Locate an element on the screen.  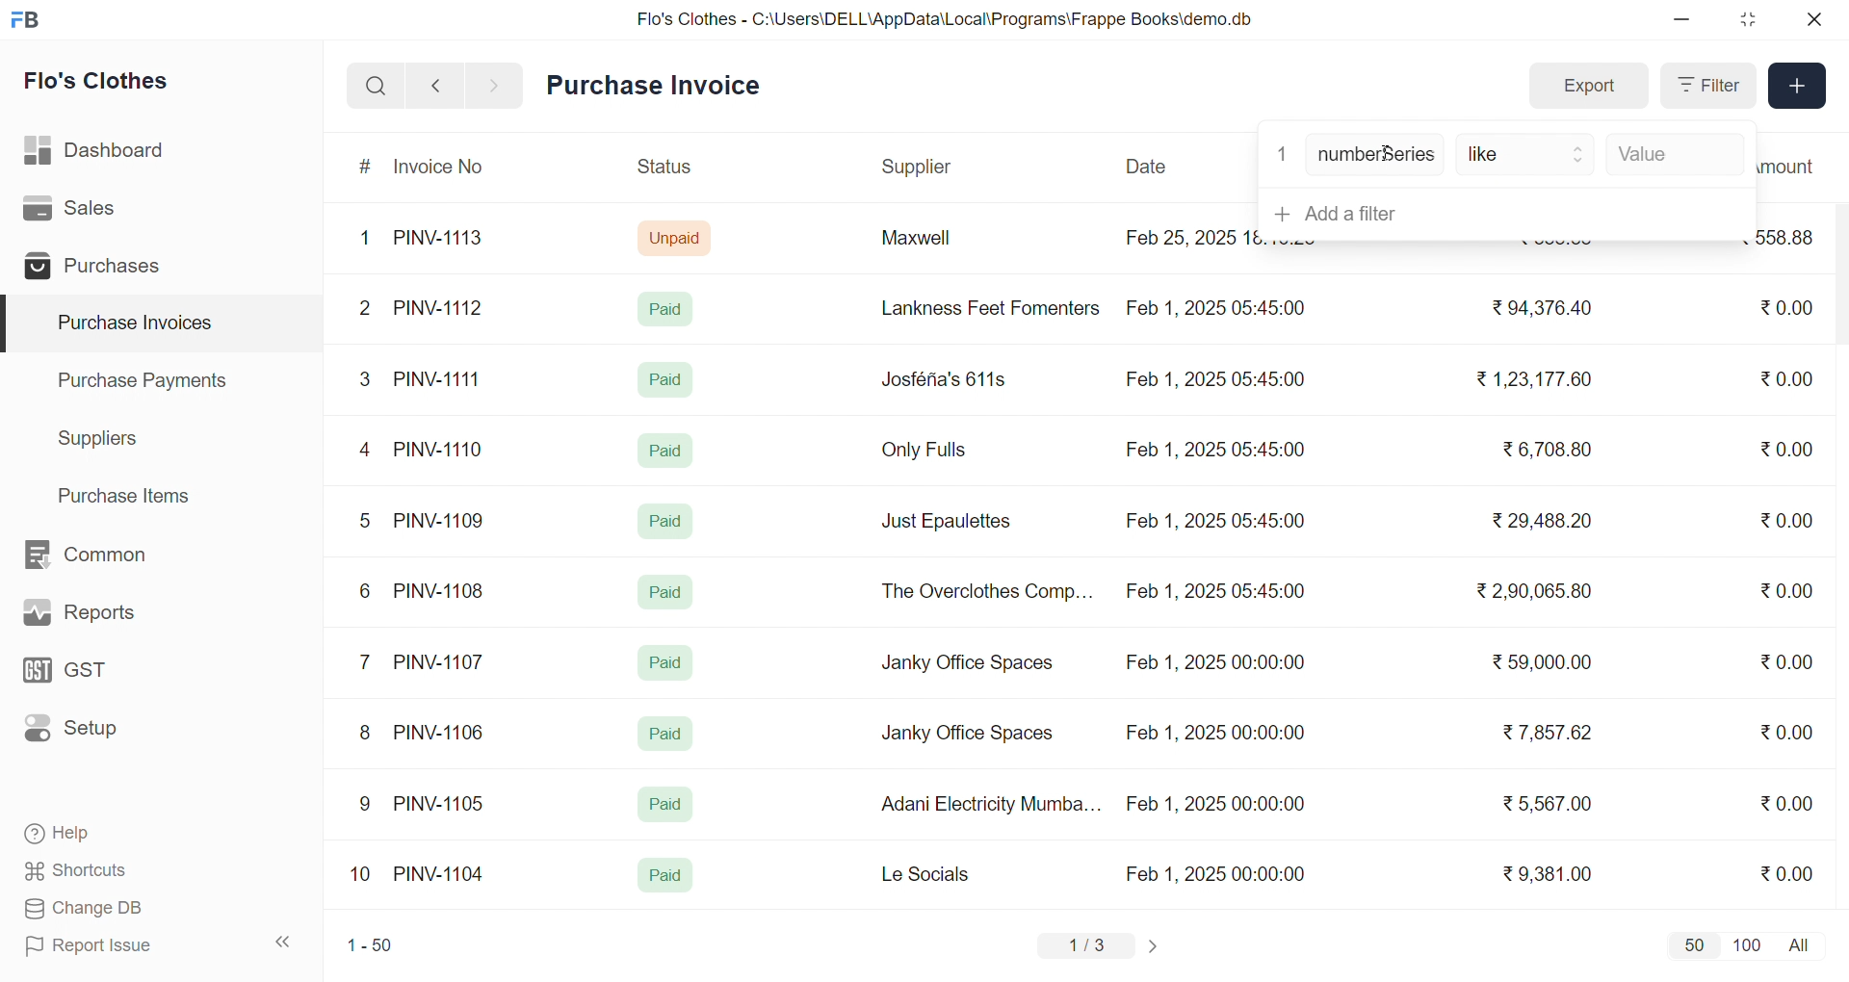
₹0.00 is located at coordinates (1786, 732).